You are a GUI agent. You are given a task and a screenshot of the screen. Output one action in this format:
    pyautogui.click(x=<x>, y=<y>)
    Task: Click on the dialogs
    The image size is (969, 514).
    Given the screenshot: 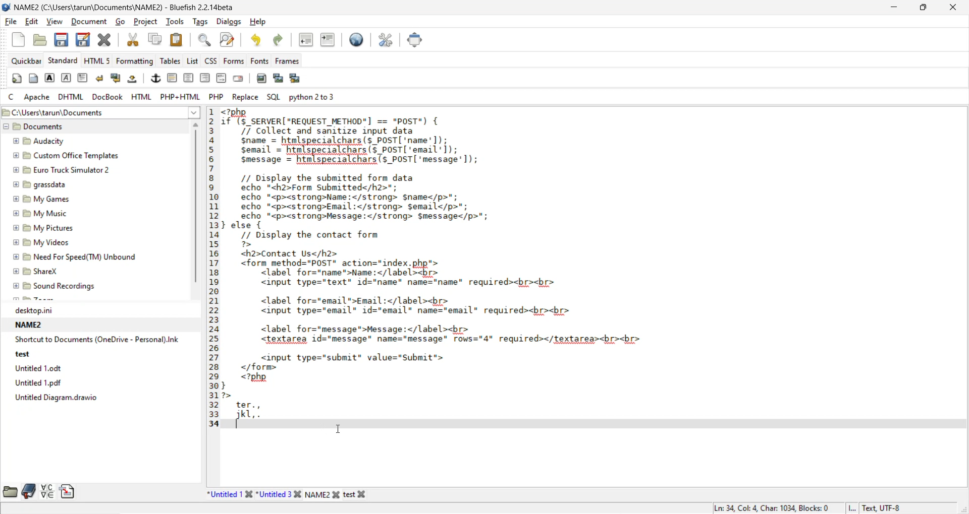 What is the action you would take?
    pyautogui.click(x=229, y=22)
    